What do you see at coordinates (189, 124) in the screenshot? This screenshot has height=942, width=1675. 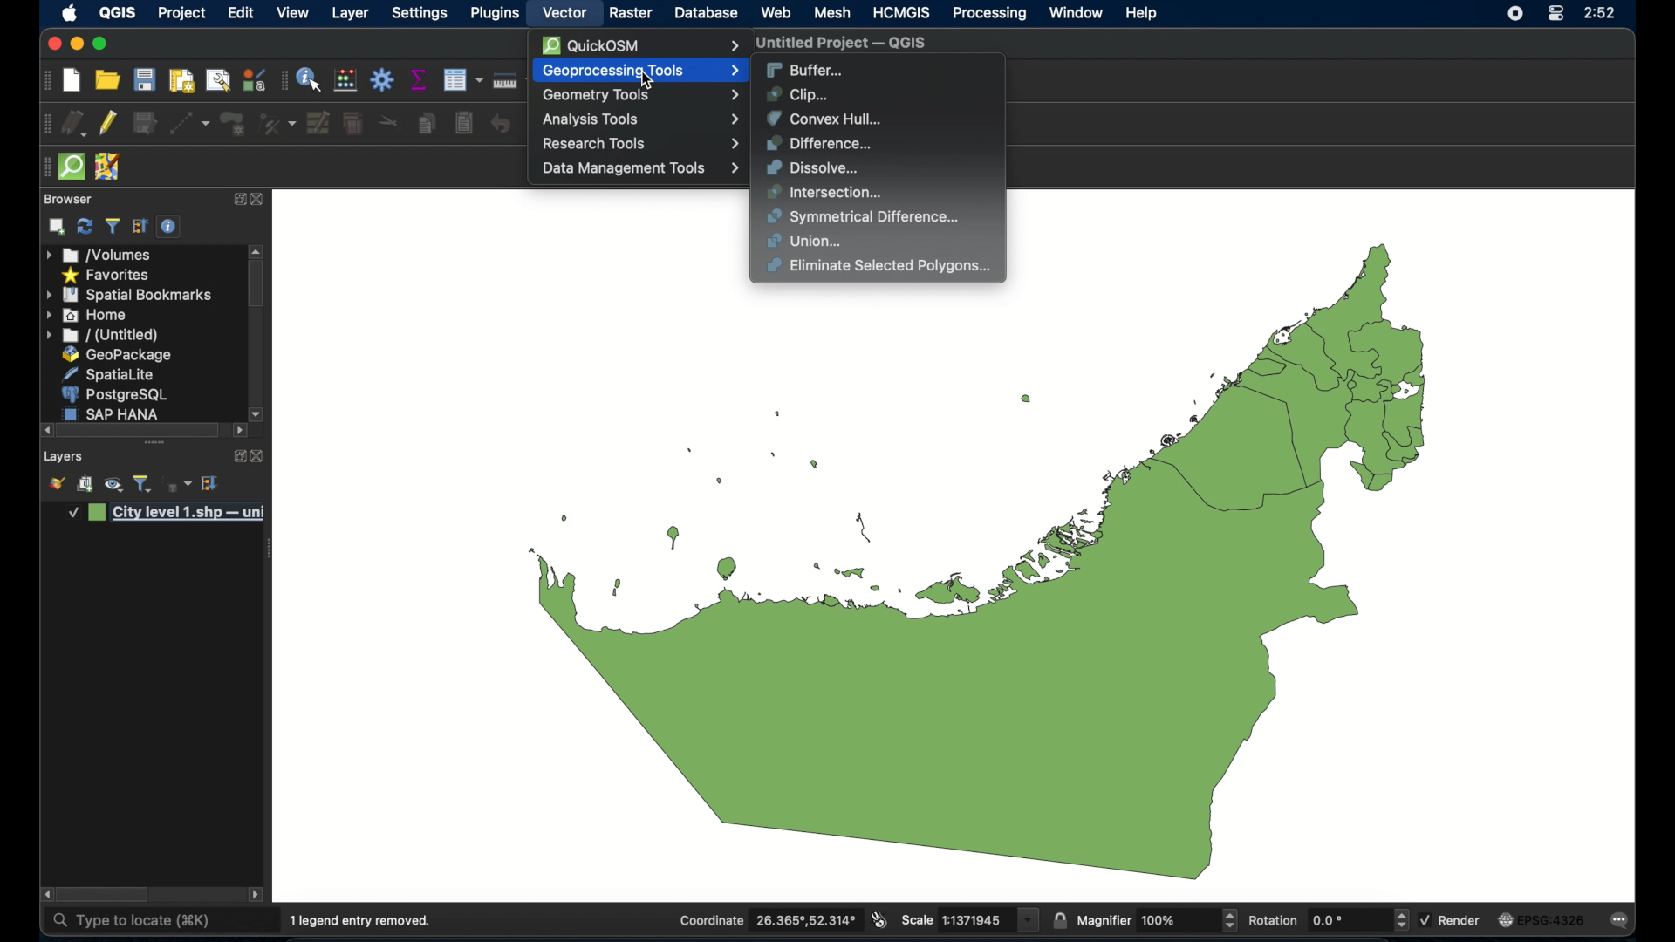 I see `digitize with segment` at bounding box center [189, 124].